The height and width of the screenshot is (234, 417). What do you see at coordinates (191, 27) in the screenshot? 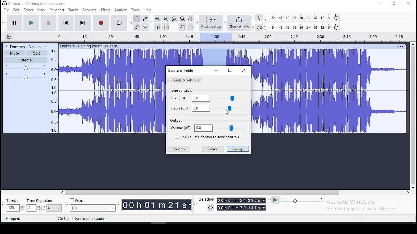
I see `redo` at bounding box center [191, 27].